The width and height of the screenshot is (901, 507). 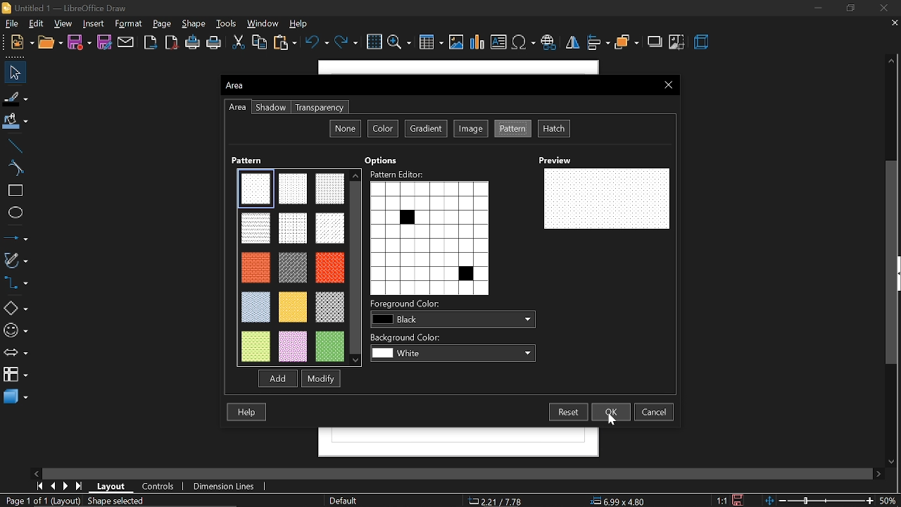 I want to click on save, so click(x=79, y=42).